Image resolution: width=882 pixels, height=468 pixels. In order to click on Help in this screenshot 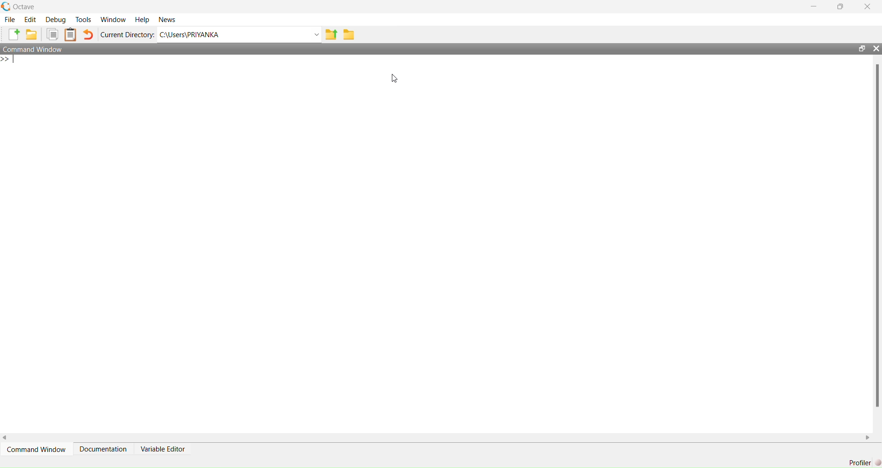, I will do `click(142, 20)`.